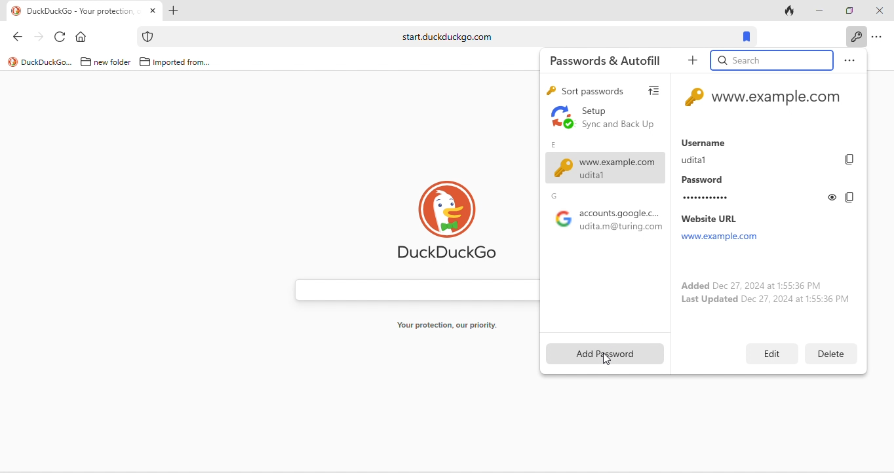  Describe the element at coordinates (556, 197) in the screenshot. I see `g` at that location.